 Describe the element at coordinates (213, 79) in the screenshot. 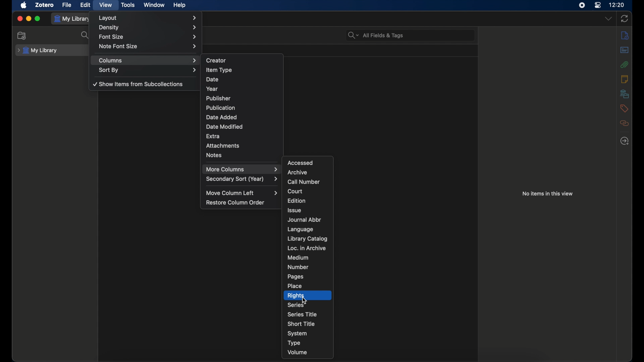

I see `date` at that location.